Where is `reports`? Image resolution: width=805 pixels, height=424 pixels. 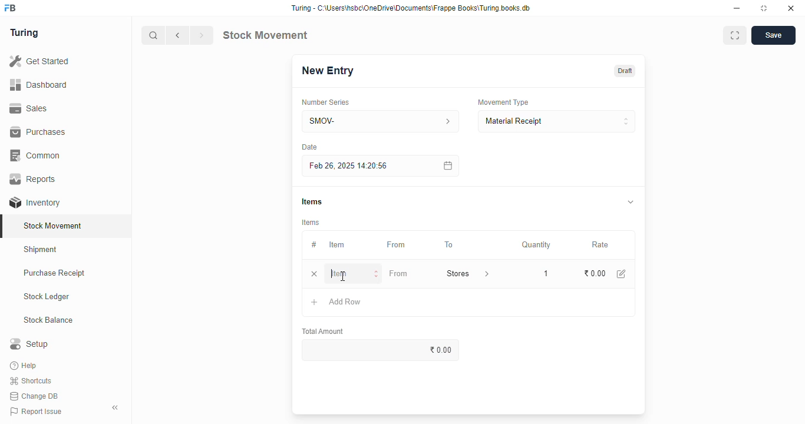
reports is located at coordinates (34, 178).